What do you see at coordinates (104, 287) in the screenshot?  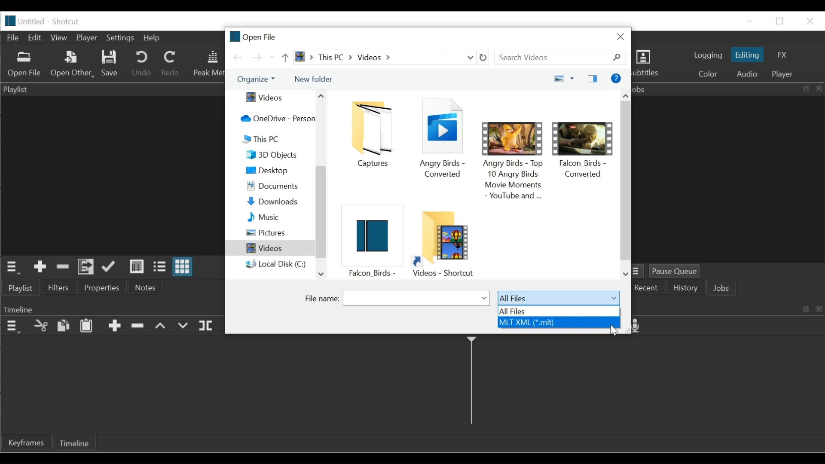 I see `Properties` at bounding box center [104, 287].